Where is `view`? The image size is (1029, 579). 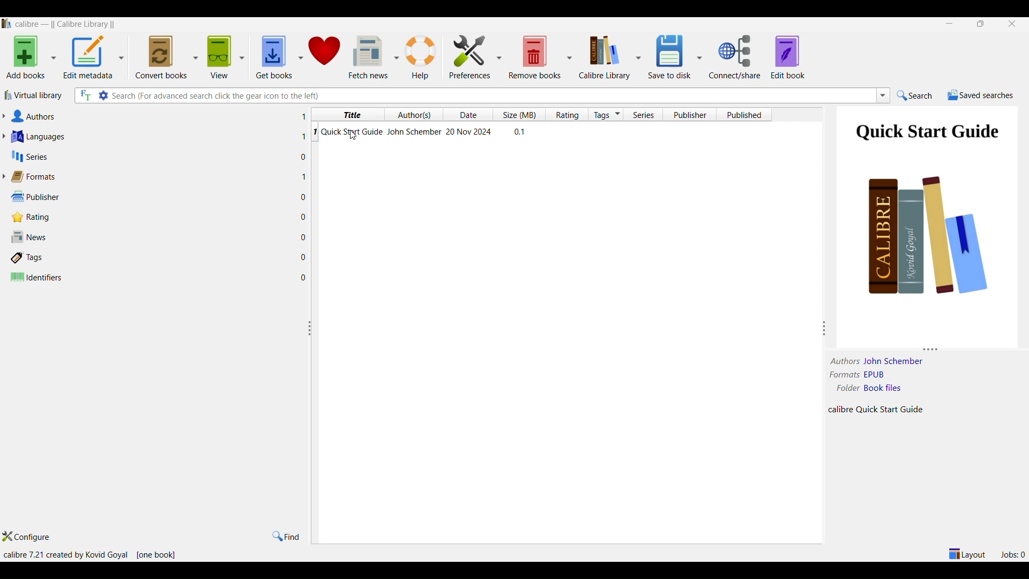 view is located at coordinates (218, 58).